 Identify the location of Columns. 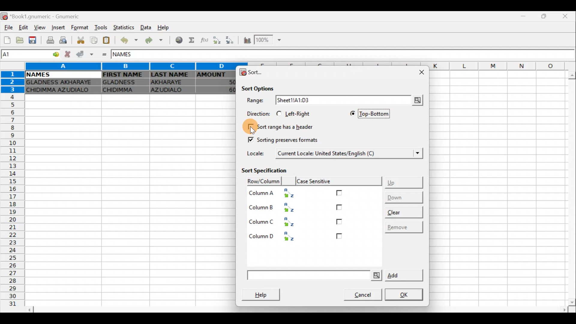
(128, 66).